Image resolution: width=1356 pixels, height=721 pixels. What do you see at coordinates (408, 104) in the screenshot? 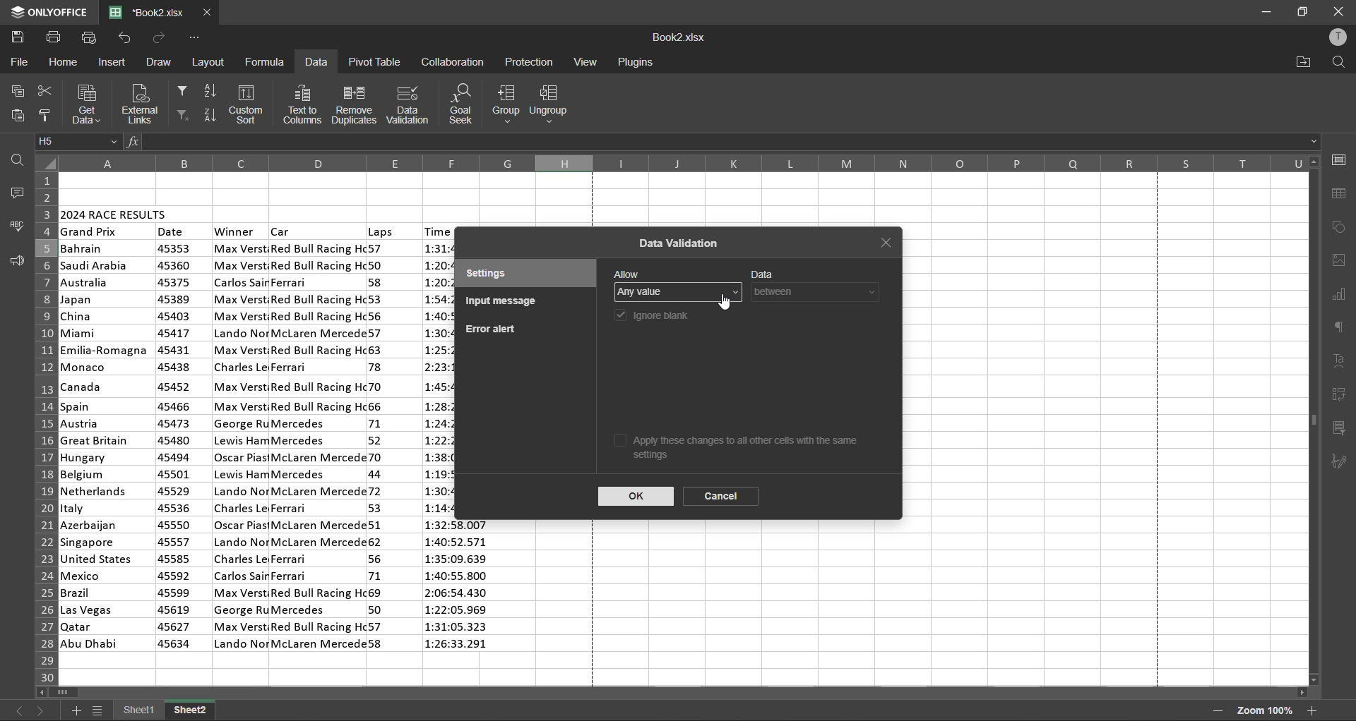
I see `data validation` at bounding box center [408, 104].